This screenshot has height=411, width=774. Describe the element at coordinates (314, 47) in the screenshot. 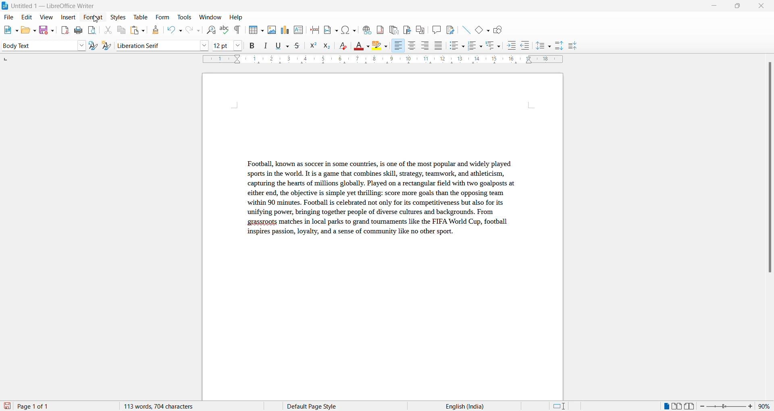

I see `superscript` at that location.